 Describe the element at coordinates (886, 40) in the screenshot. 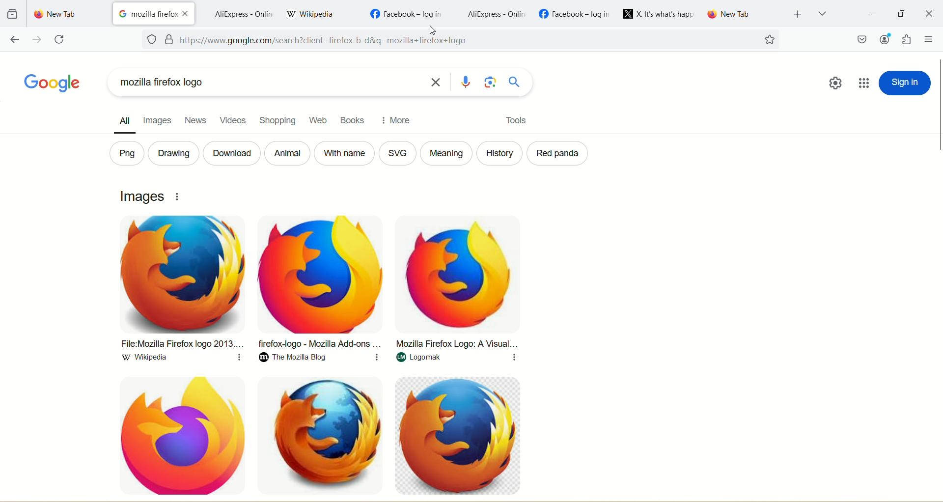

I see `account` at that location.